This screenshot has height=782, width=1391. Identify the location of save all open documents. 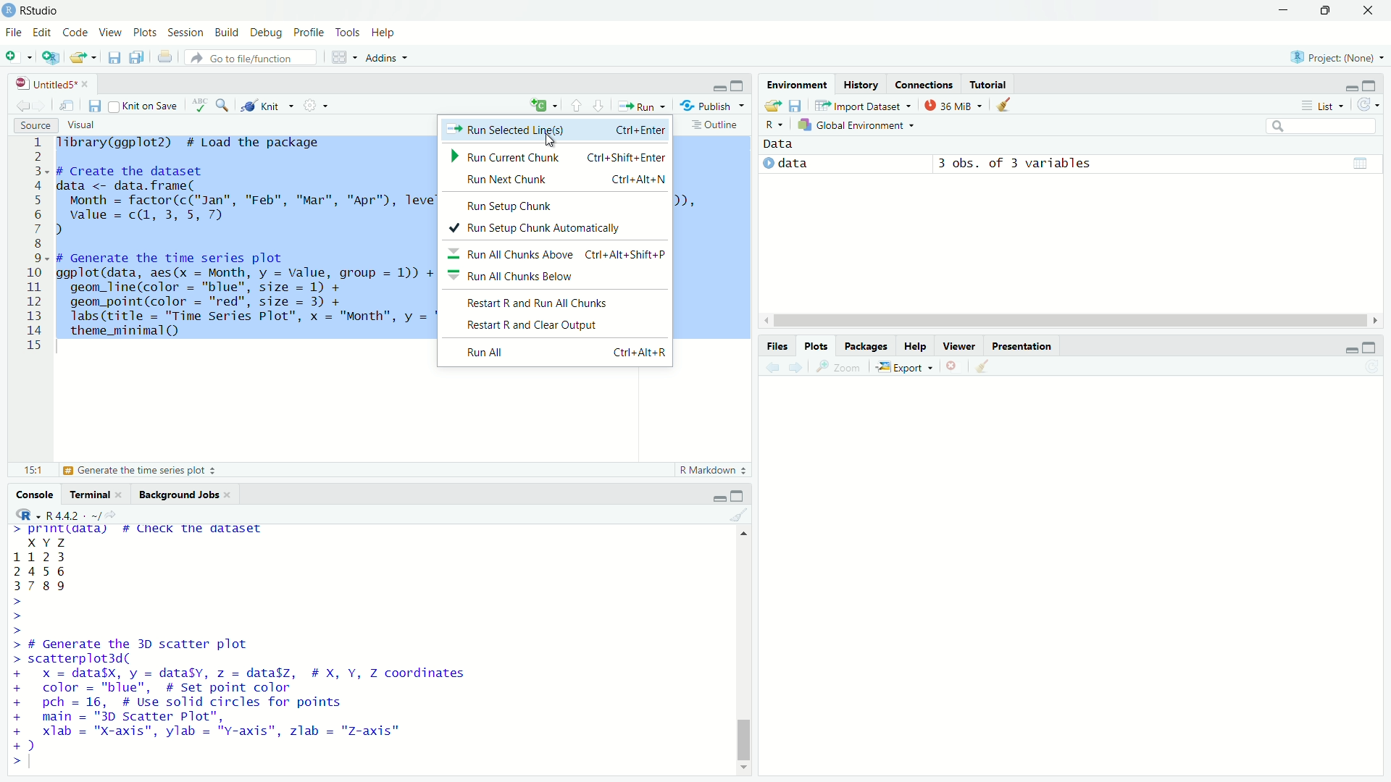
(137, 57).